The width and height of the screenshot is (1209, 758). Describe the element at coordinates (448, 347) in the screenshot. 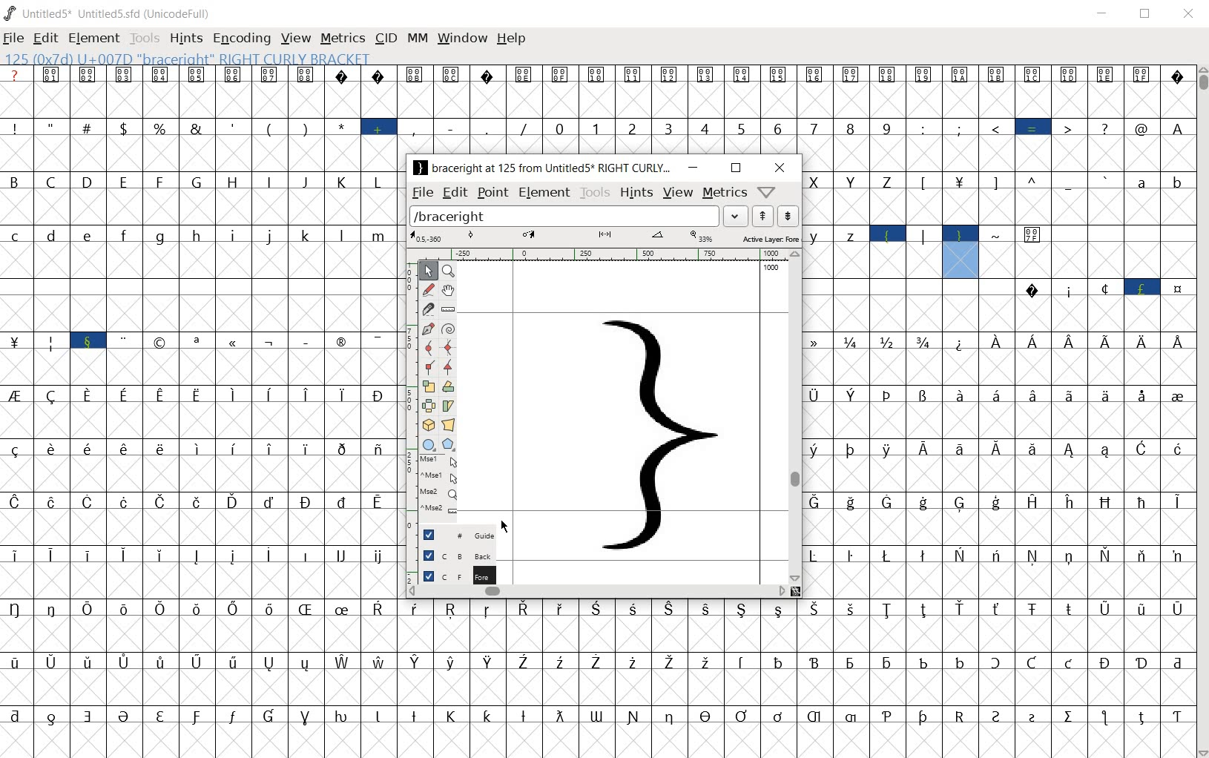

I see `add a curve point always either horizontal or vertical` at that location.